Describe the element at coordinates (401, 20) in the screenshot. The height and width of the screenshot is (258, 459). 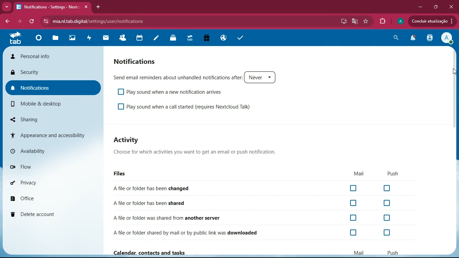
I see `Profile` at that location.